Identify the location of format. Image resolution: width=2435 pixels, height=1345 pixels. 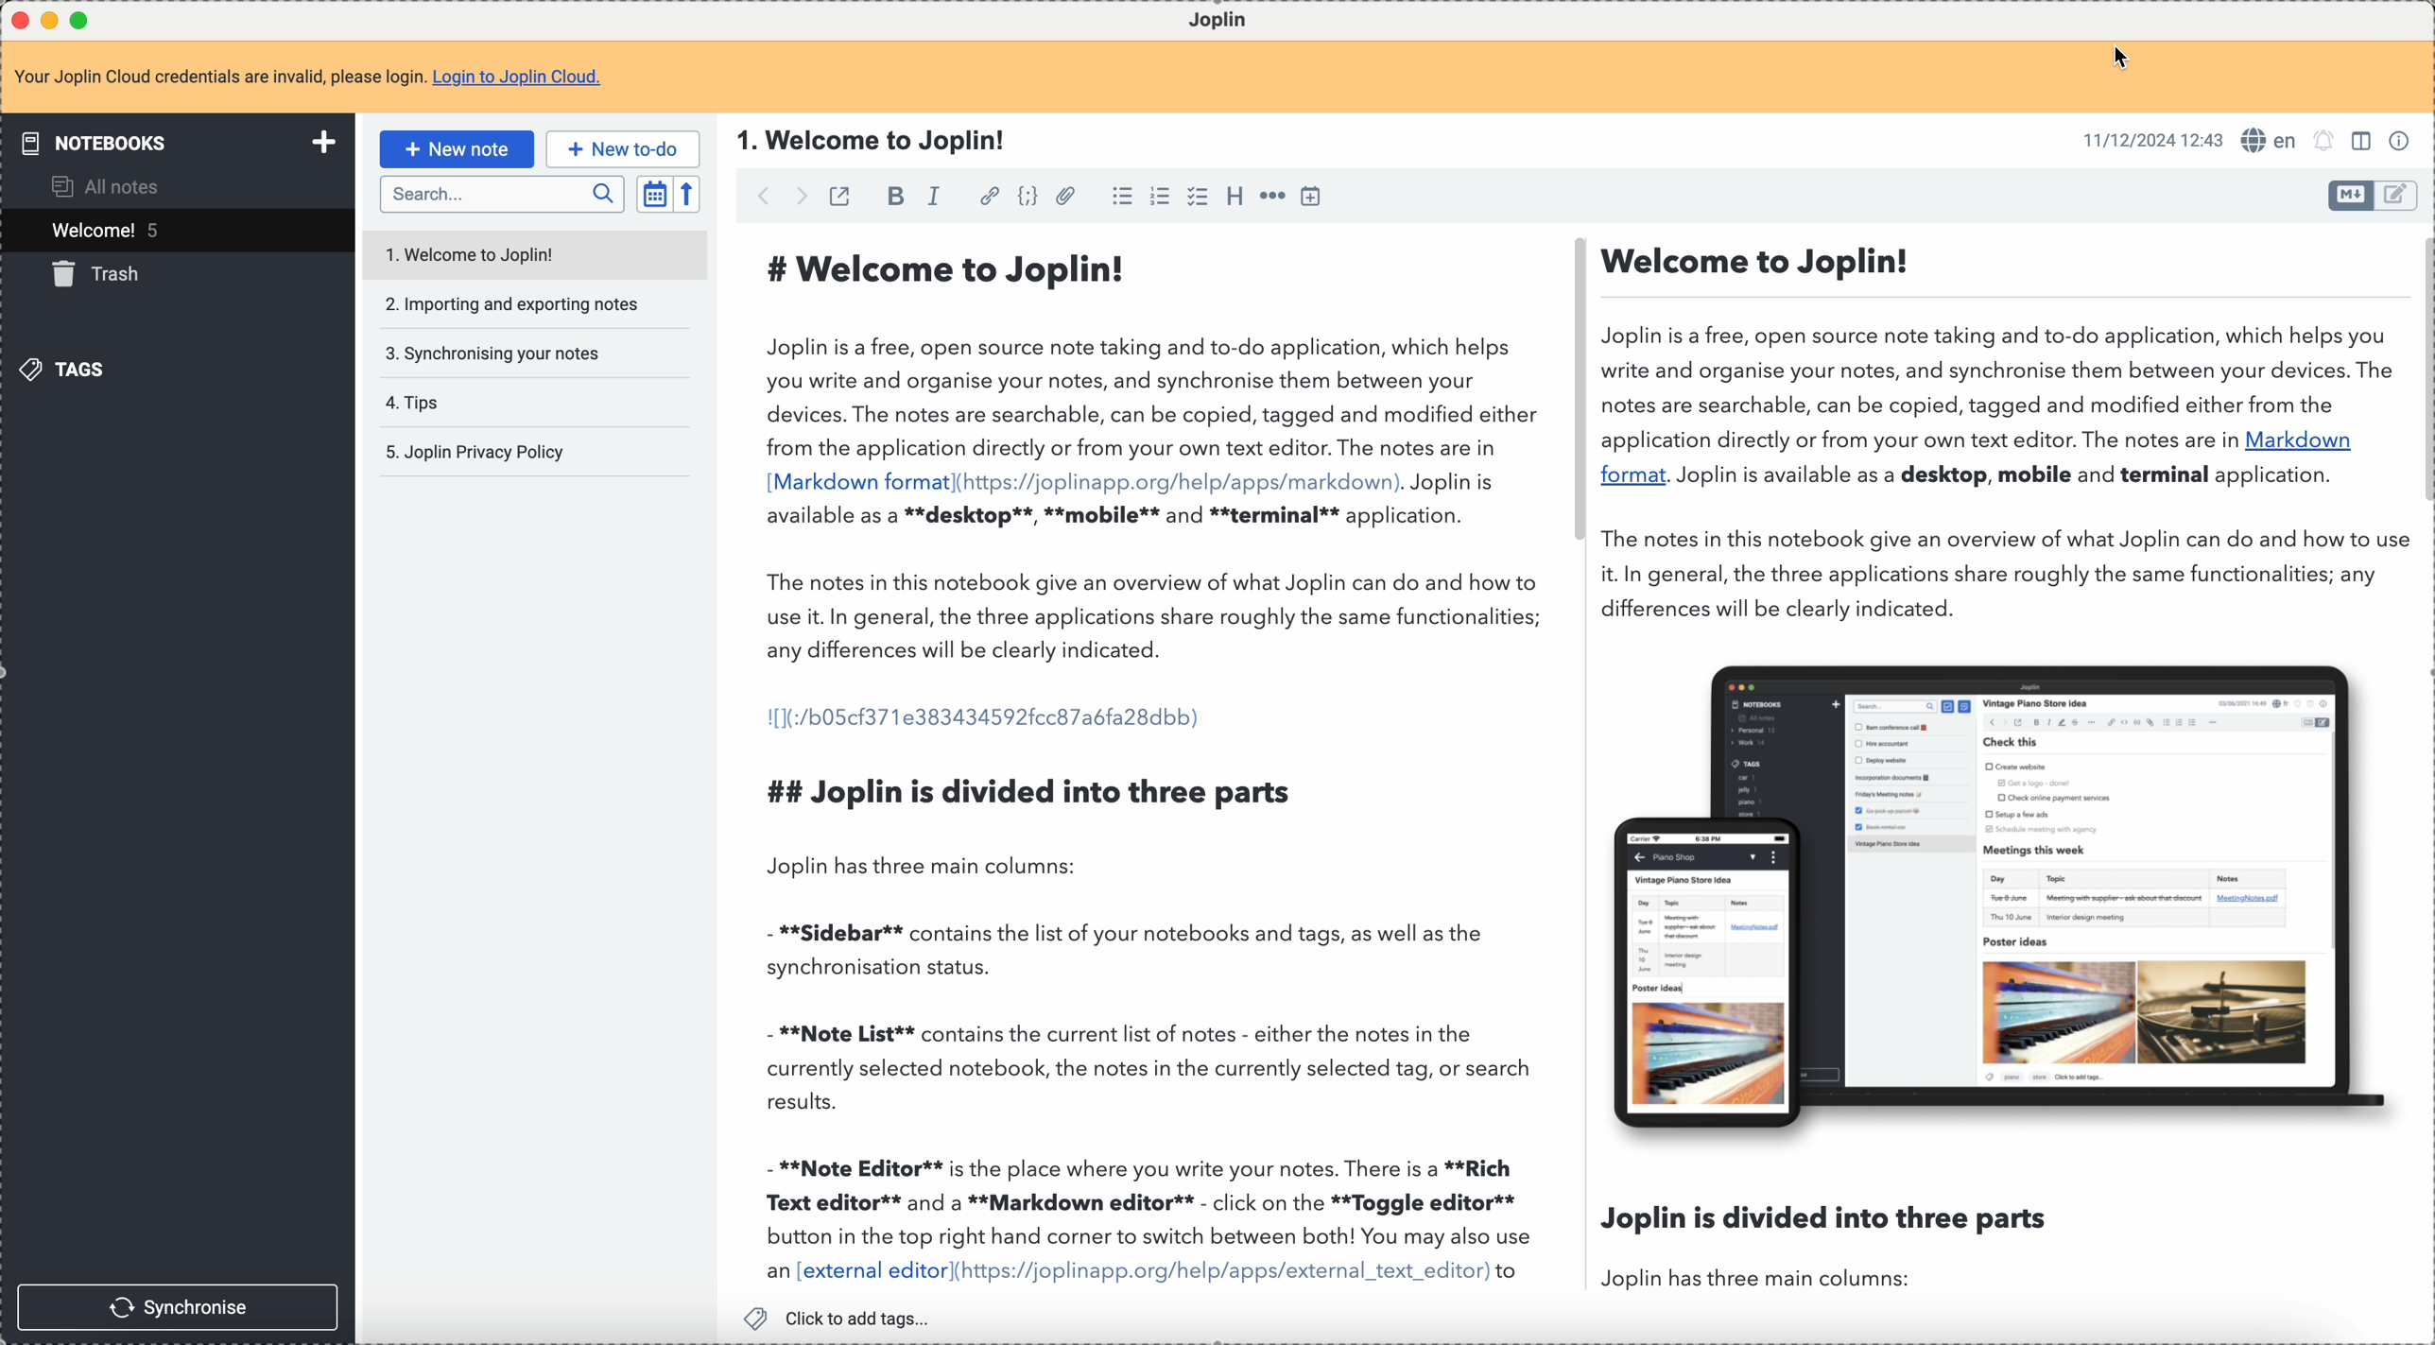
(1631, 474).